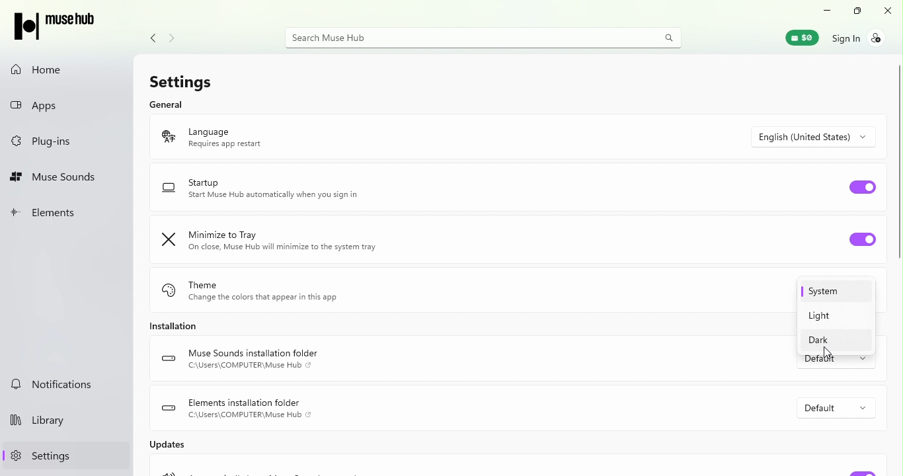  Describe the element at coordinates (860, 239) in the screenshot. I see `Toggle minimize to tray` at that location.